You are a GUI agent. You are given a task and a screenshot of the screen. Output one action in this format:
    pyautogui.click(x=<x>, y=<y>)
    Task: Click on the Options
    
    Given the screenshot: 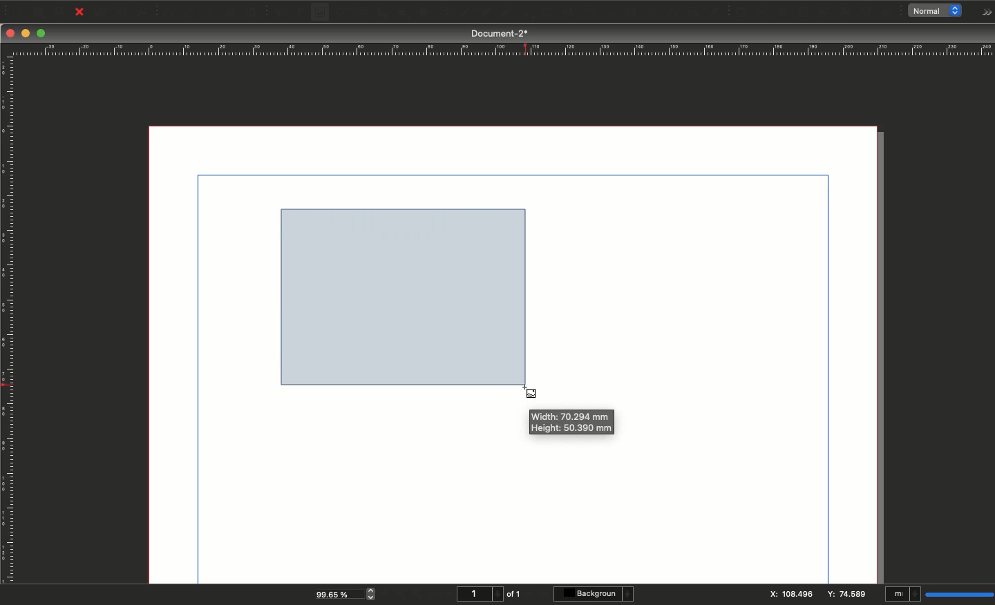 What is the action you would take?
    pyautogui.click(x=984, y=12)
    